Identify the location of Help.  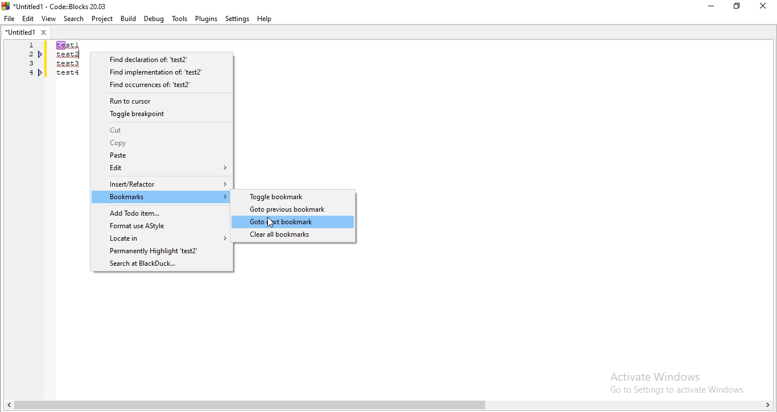
(267, 20).